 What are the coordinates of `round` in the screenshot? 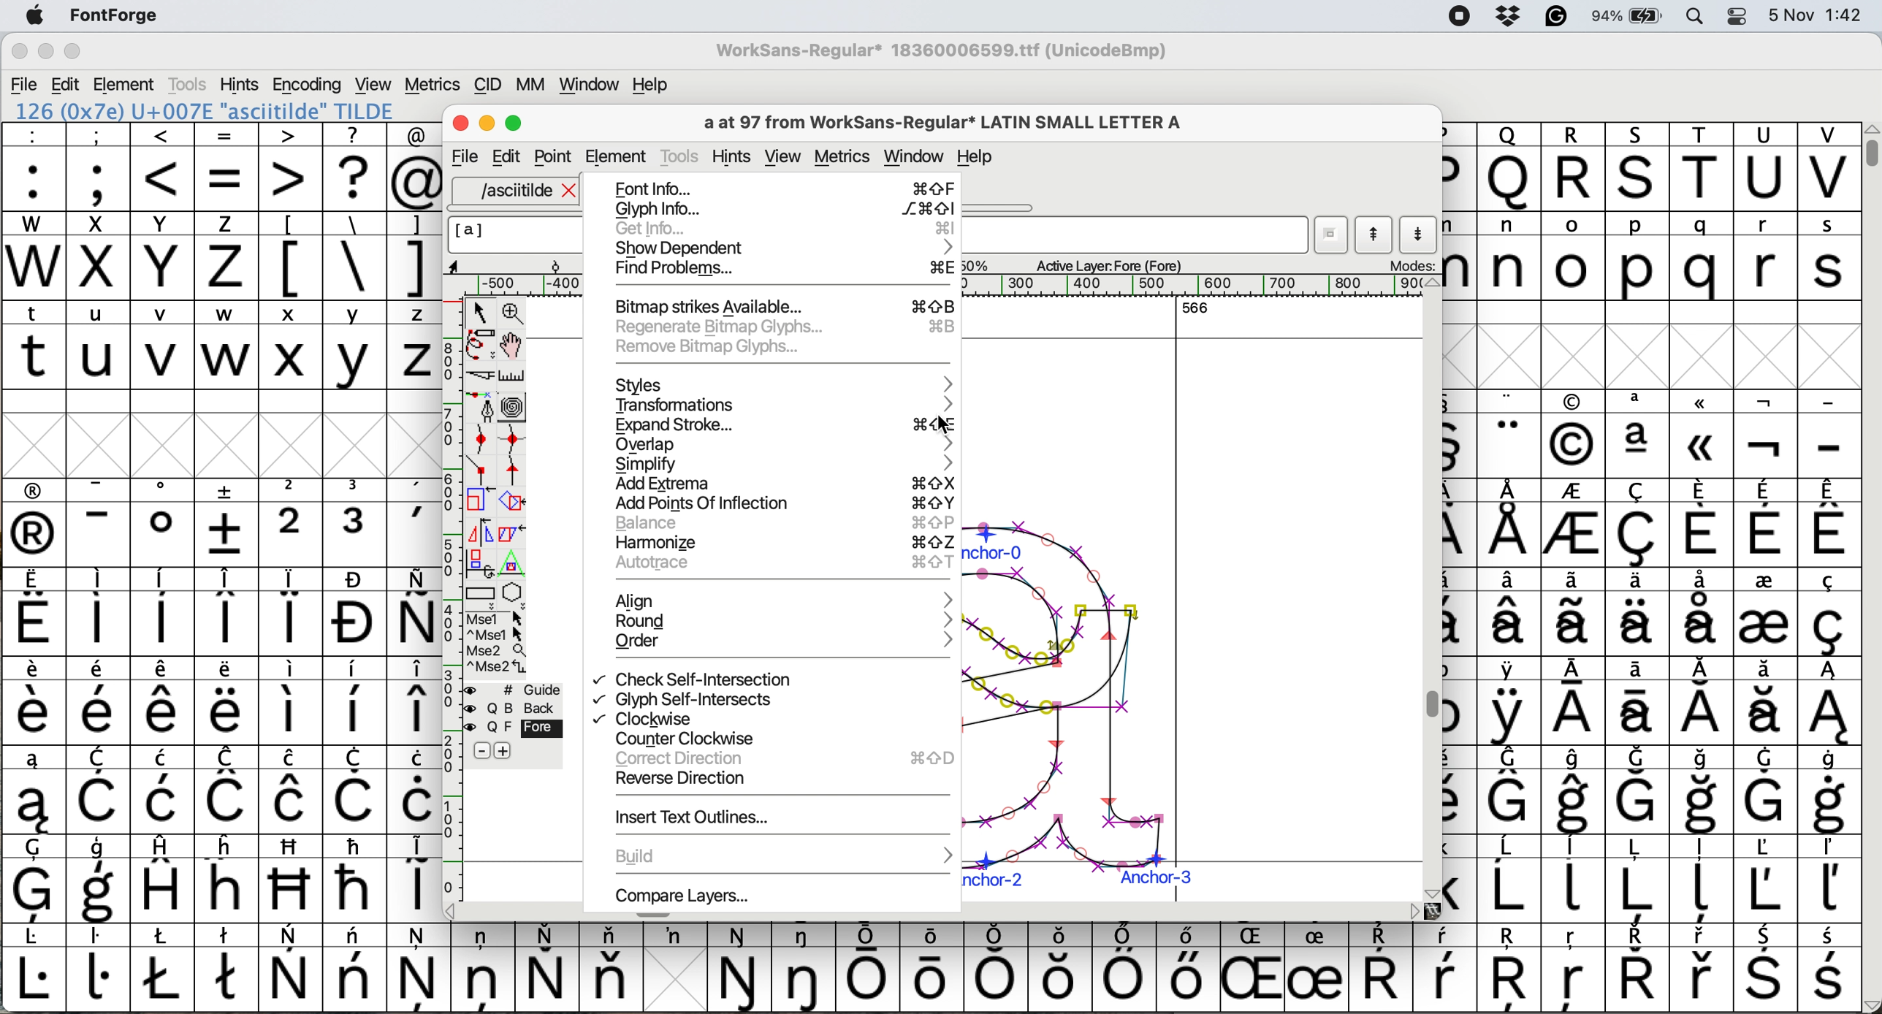 It's located at (784, 621).